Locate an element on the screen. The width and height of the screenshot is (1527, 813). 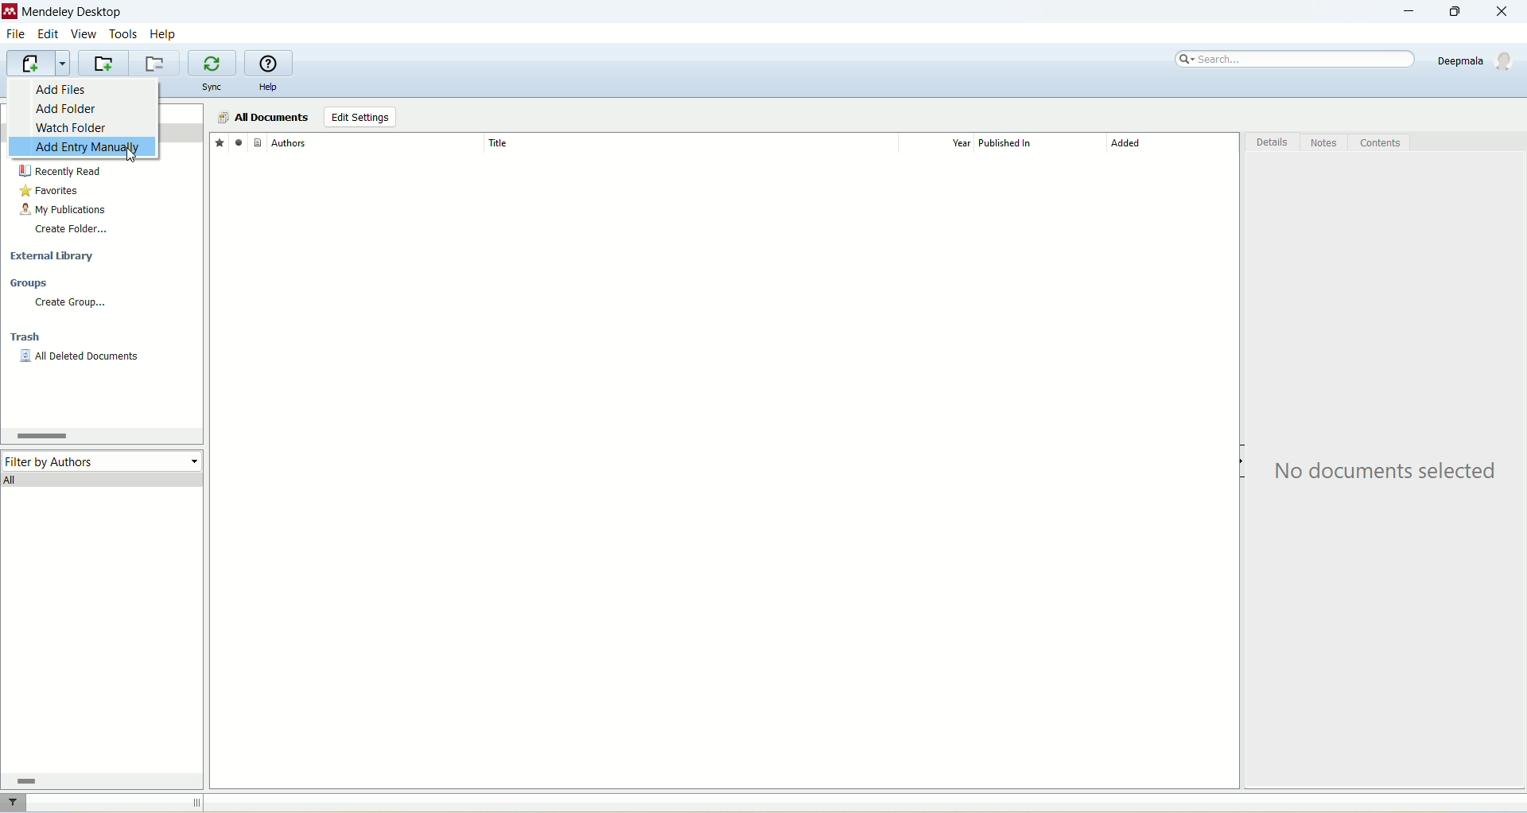
help is located at coordinates (268, 88).